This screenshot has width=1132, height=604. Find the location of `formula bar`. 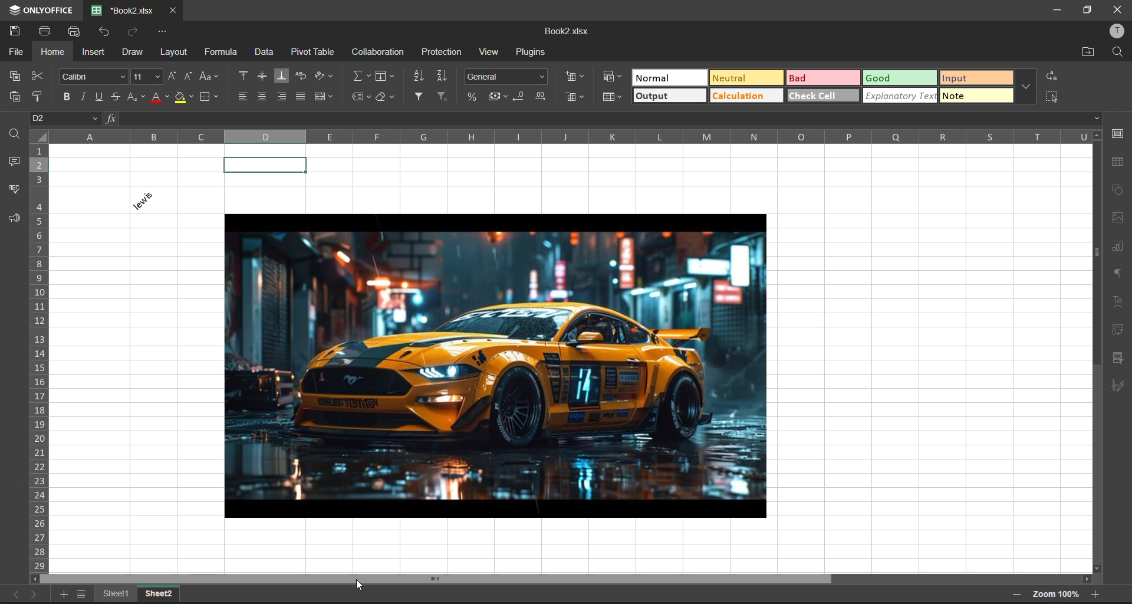

formula bar is located at coordinates (603, 118).